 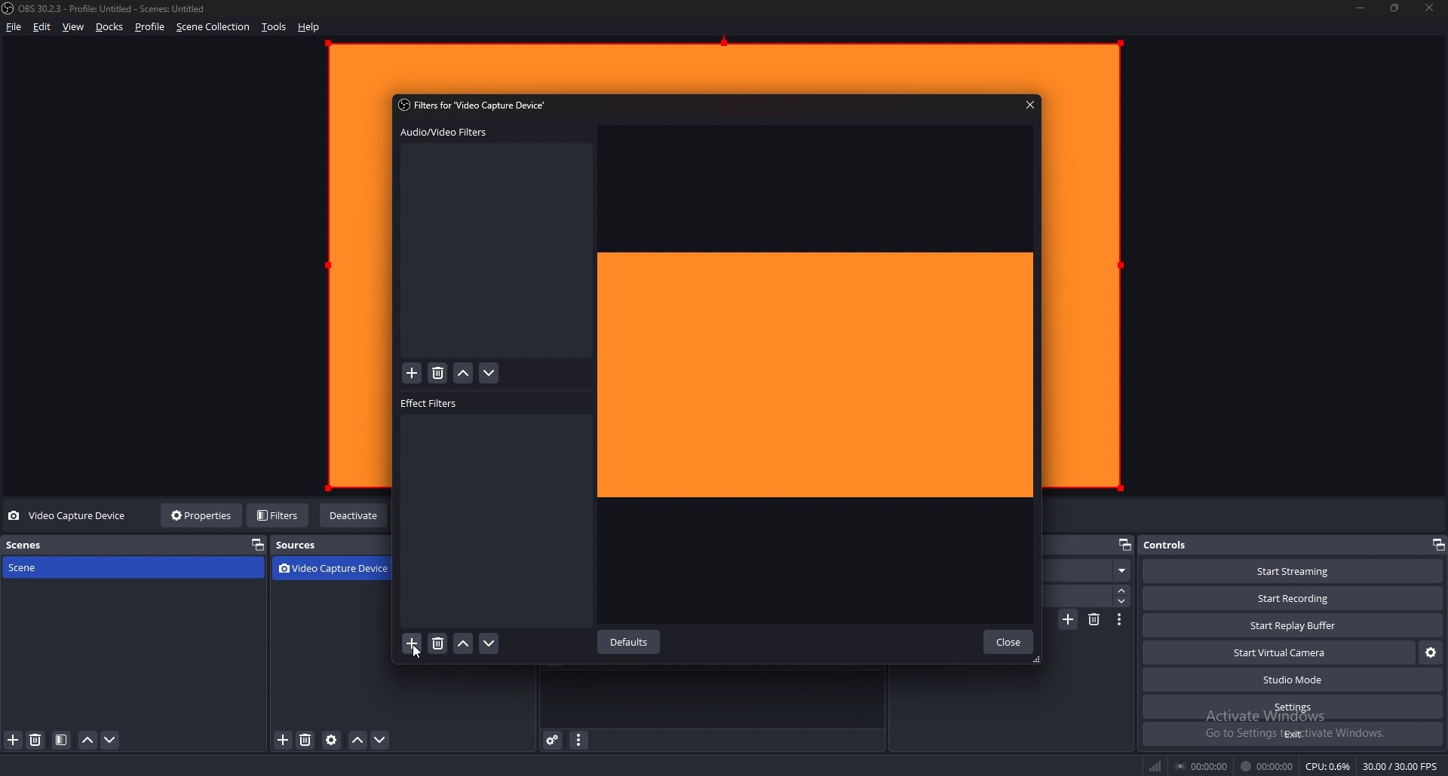 I want to click on delete, so click(x=438, y=374).